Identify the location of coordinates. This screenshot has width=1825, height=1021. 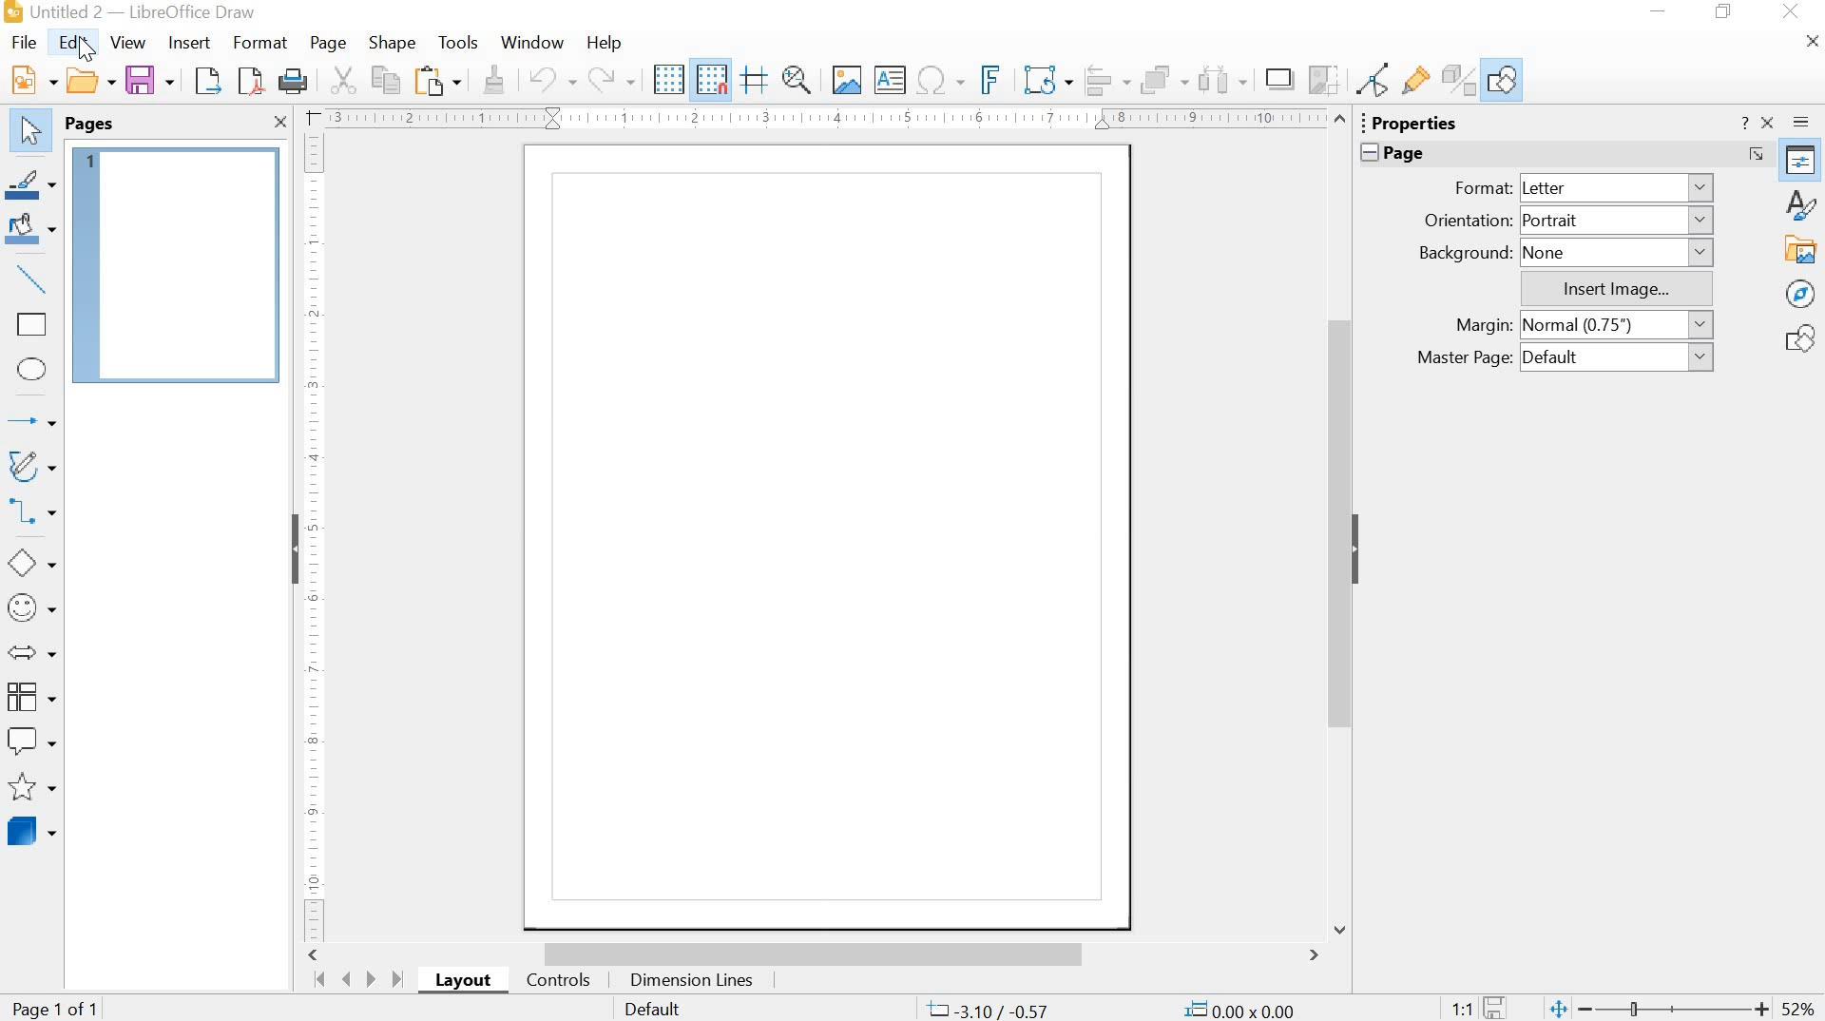
(1127, 1009).